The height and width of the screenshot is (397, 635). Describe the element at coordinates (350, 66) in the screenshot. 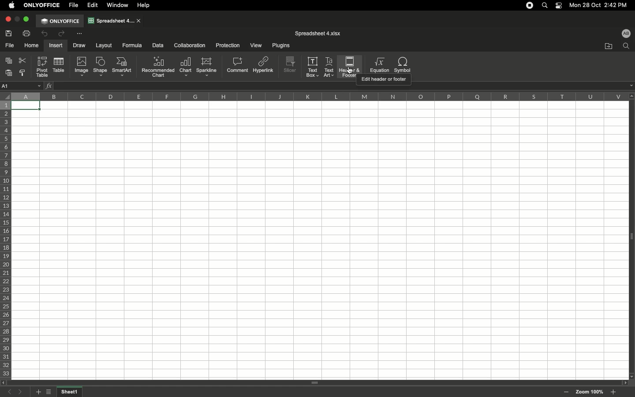

I see `Header&Footer` at that location.